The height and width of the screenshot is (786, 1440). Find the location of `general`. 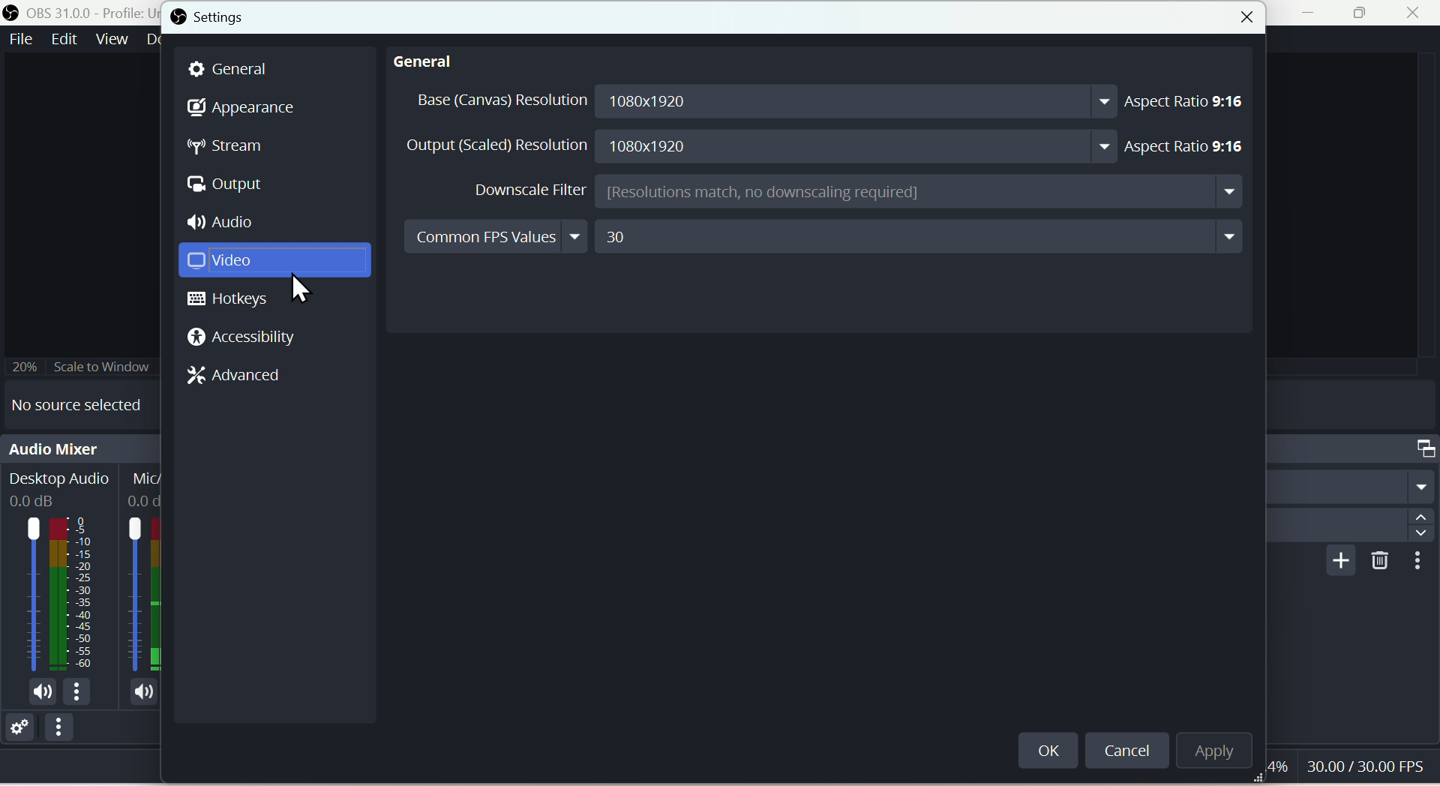

general is located at coordinates (430, 64).